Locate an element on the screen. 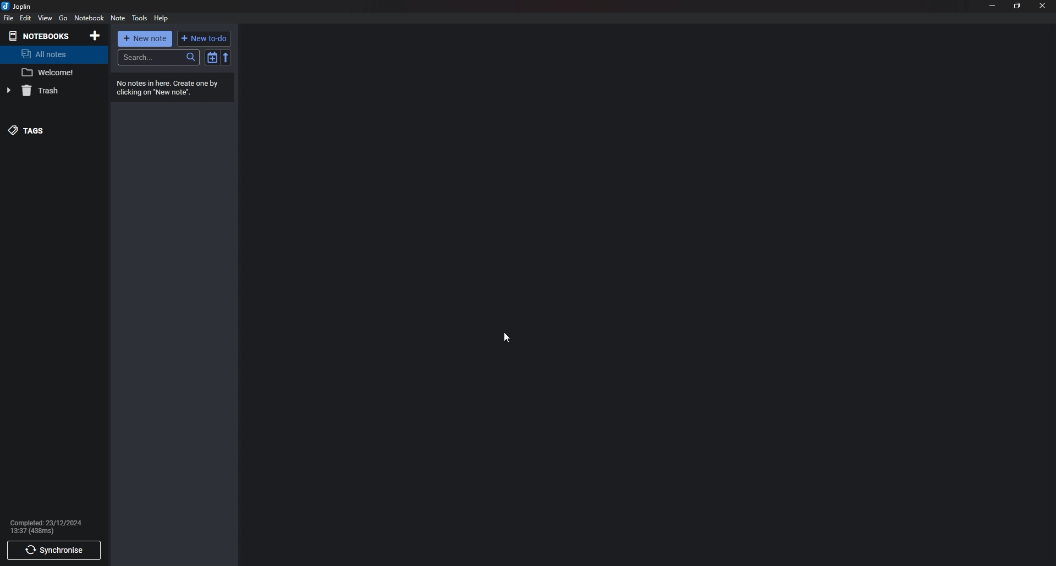 The image size is (1056, 566). cursor is located at coordinates (507, 337).